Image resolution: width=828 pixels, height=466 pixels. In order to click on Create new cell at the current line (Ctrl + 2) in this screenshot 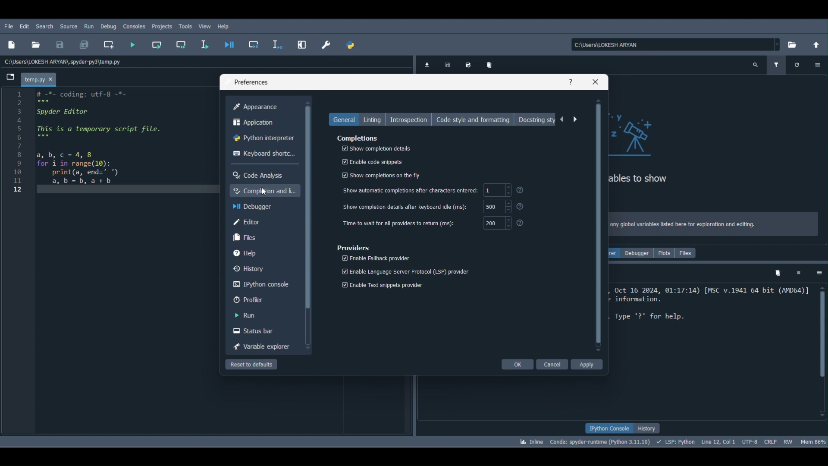, I will do `click(109, 44)`.